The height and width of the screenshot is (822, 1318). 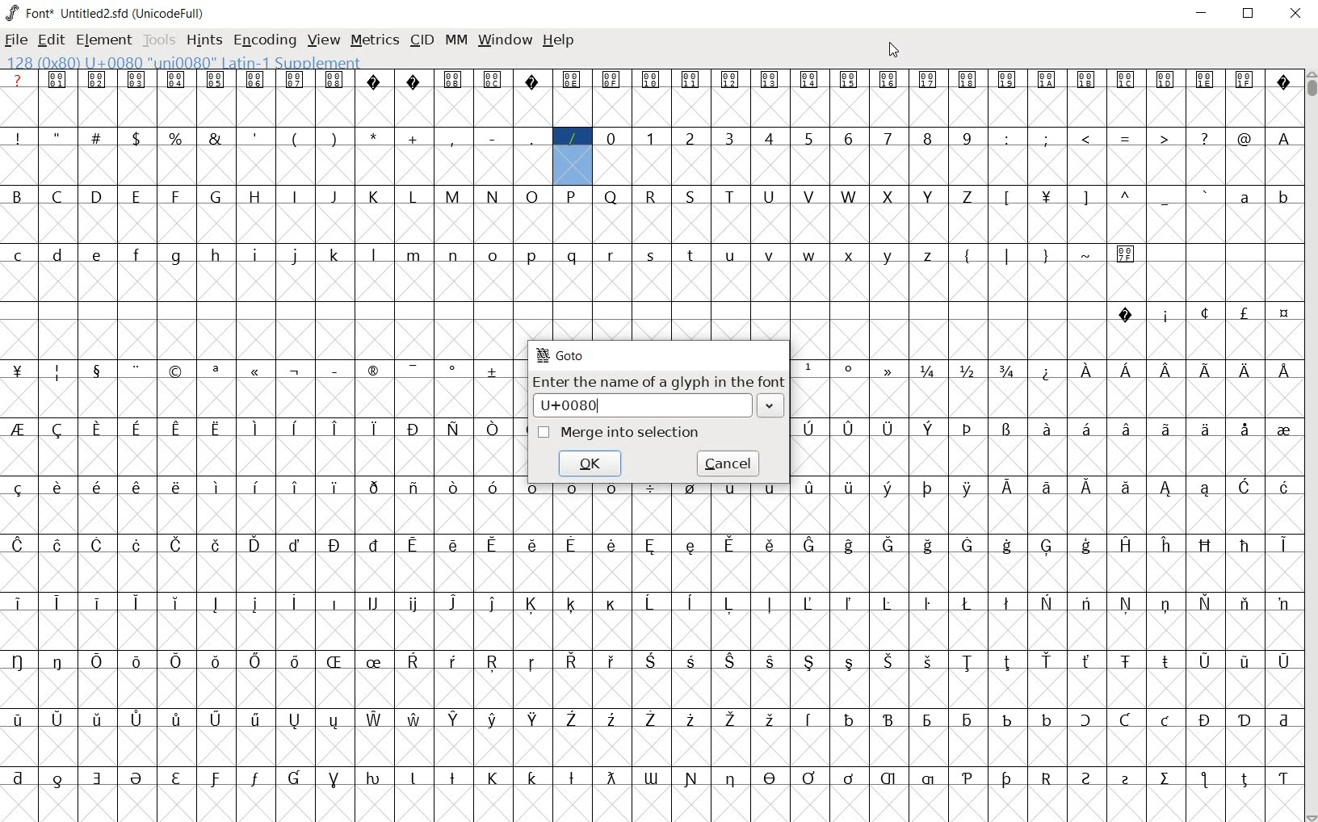 I want to click on glyph, so click(x=98, y=372).